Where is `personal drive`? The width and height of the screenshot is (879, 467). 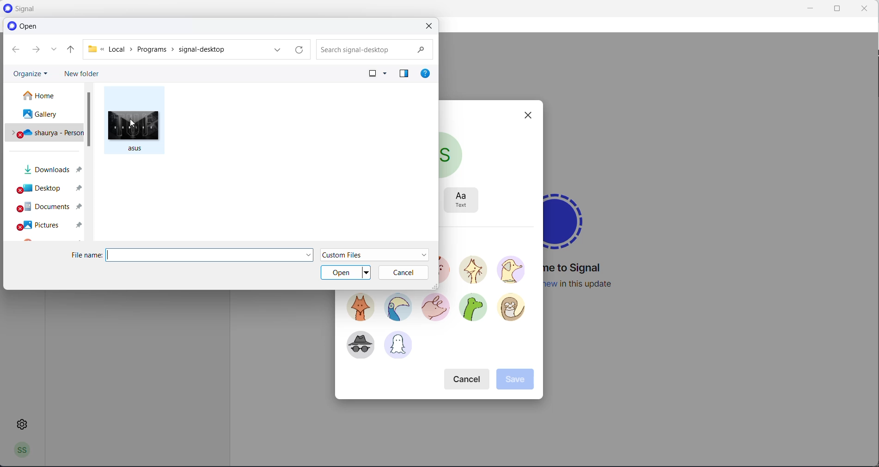
personal drive is located at coordinates (44, 136).